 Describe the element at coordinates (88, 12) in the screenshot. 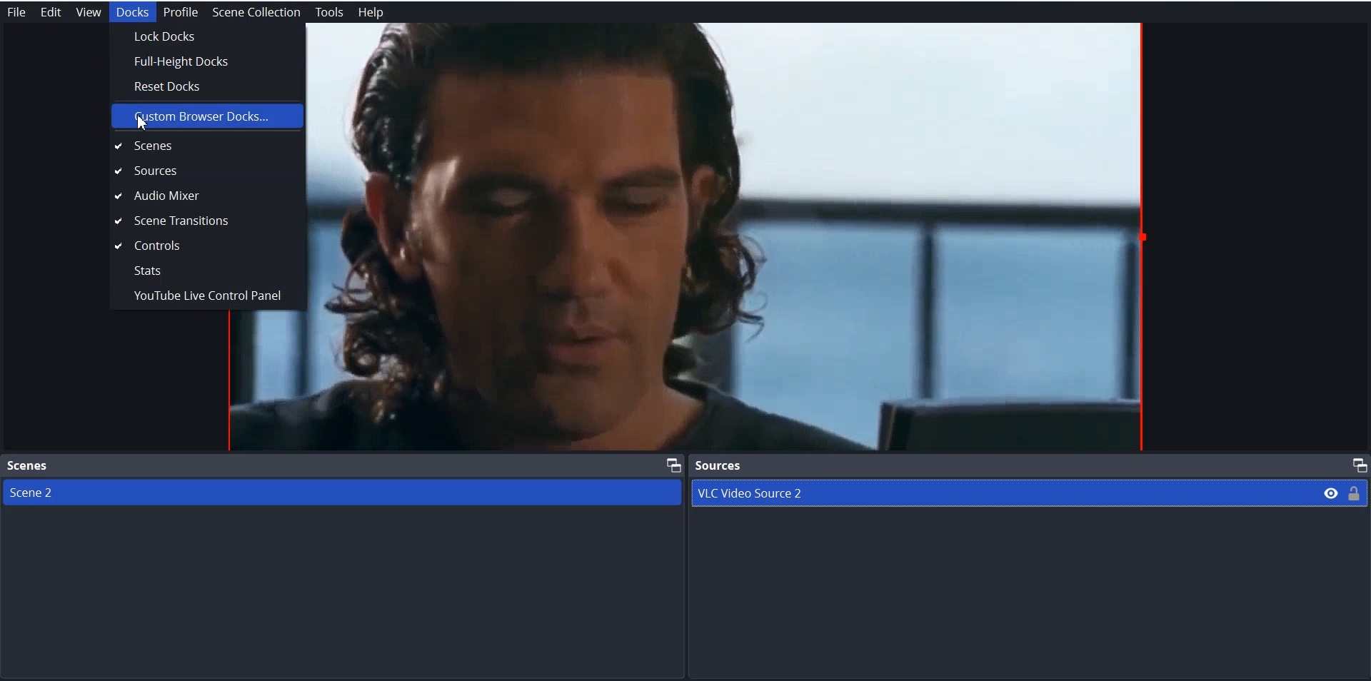

I see `View` at that location.